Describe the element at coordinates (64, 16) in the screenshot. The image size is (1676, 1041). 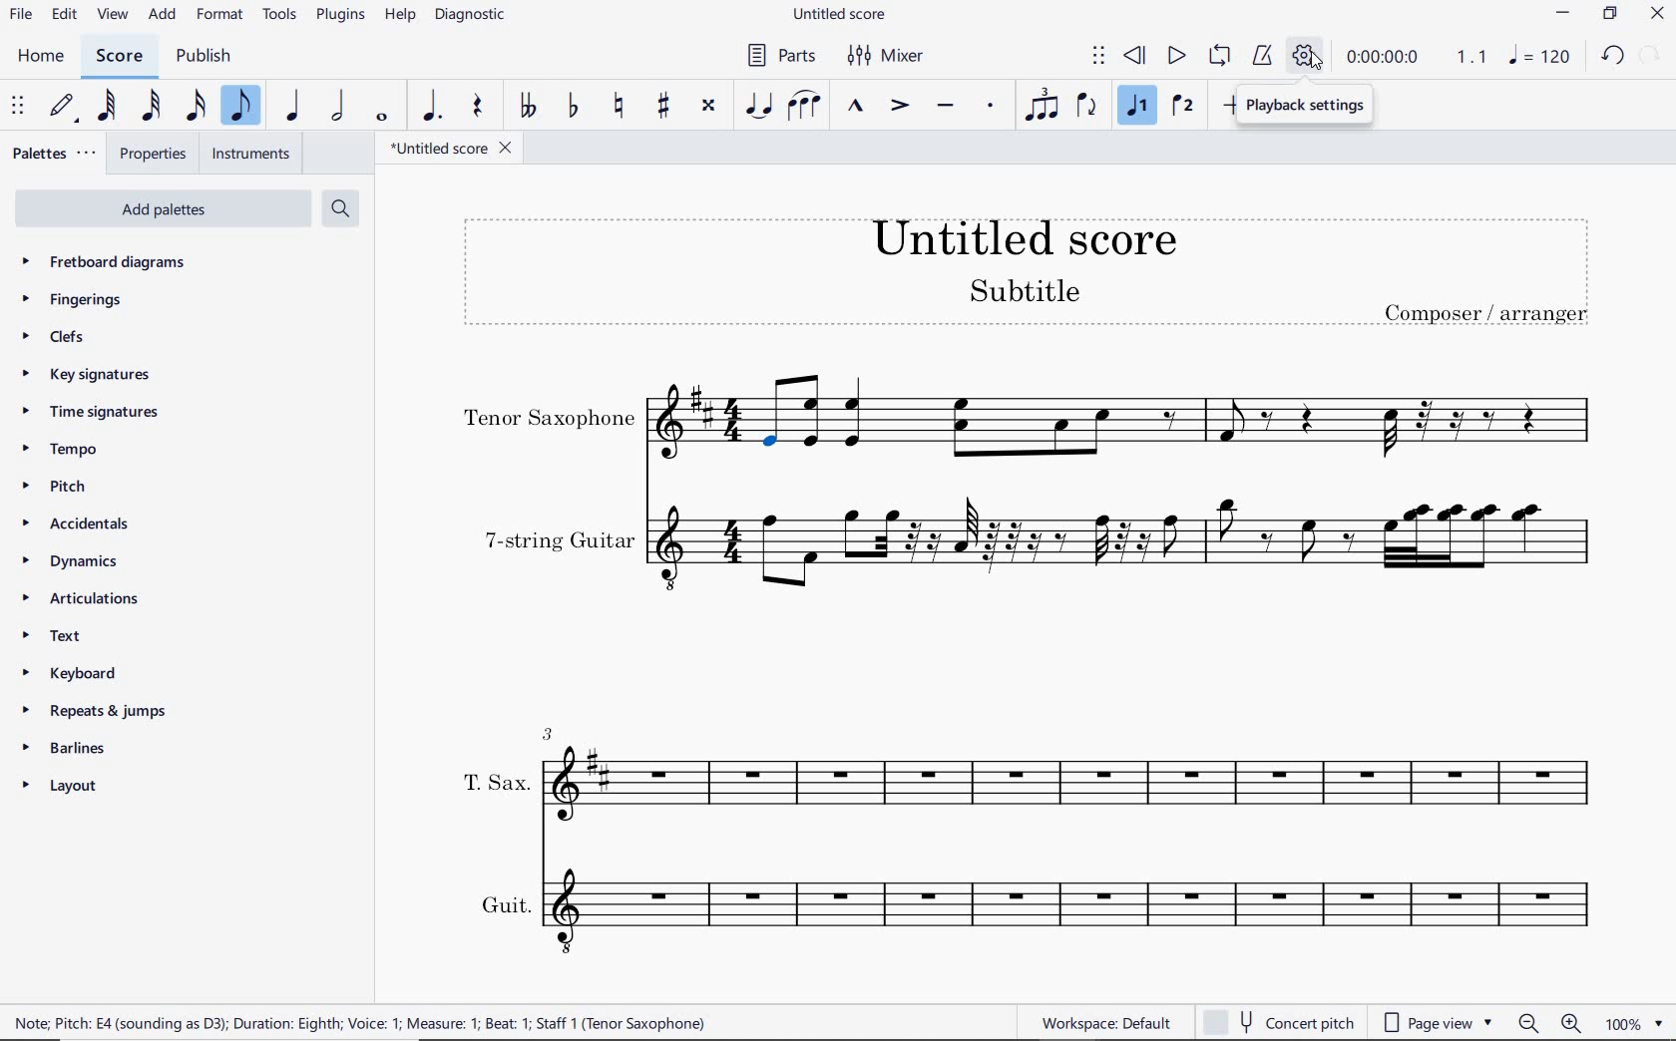
I see `EDIT` at that location.